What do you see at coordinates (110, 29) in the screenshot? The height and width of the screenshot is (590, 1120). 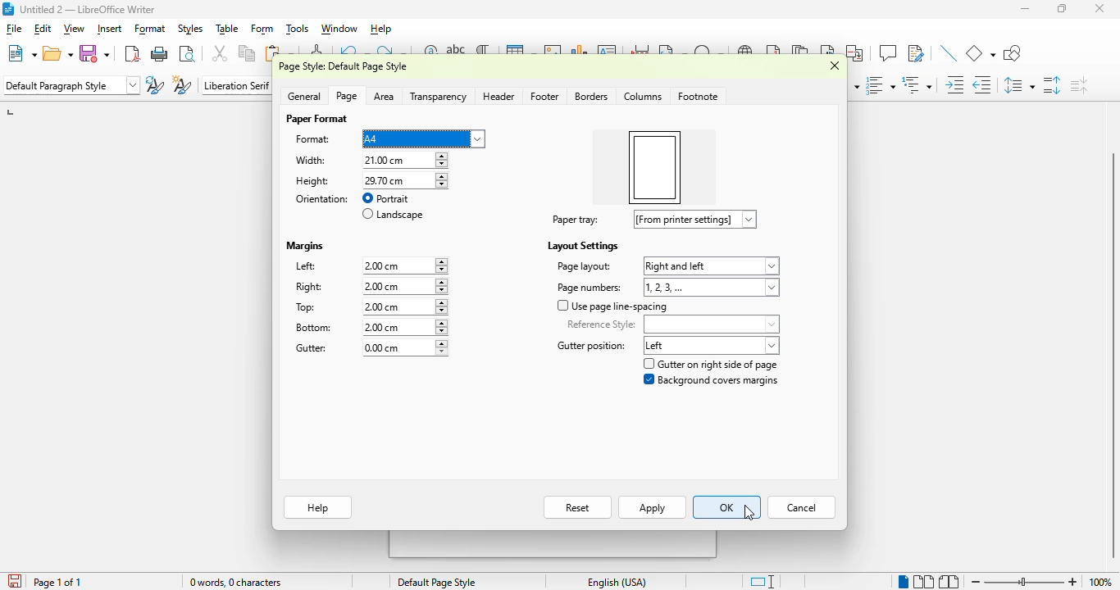 I see `insert` at bounding box center [110, 29].